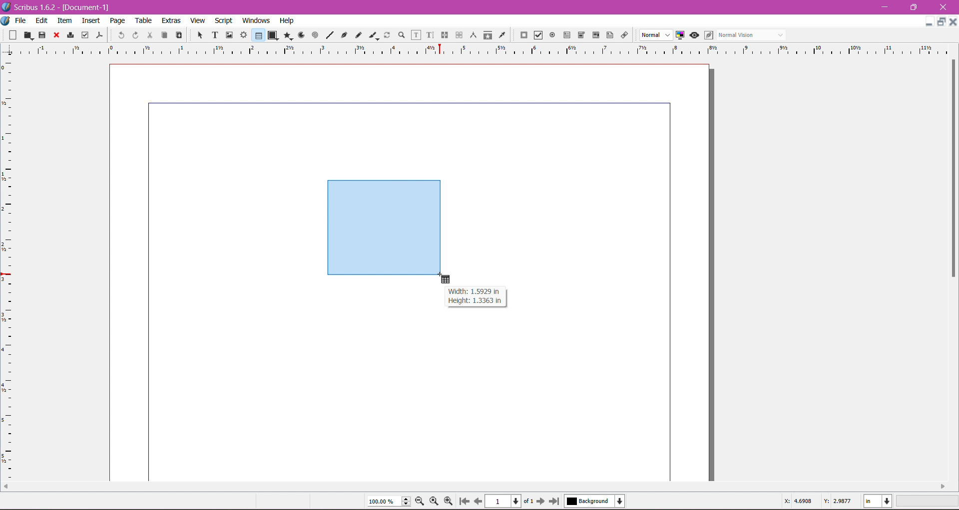 The width and height of the screenshot is (959, 510). What do you see at coordinates (952, 21) in the screenshot?
I see `close` at bounding box center [952, 21].